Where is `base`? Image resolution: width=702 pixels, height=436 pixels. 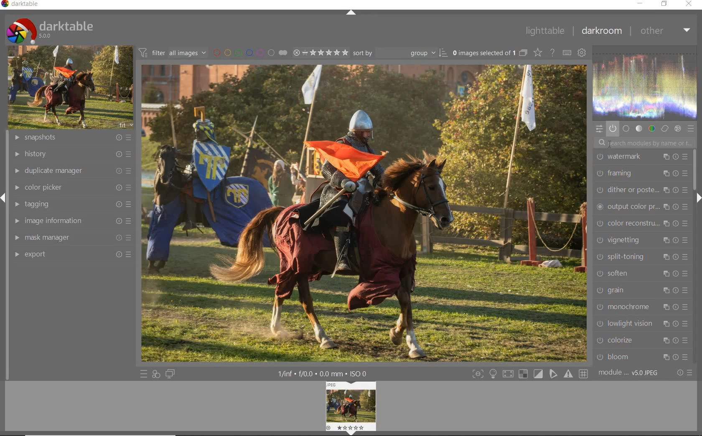
base is located at coordinates (626, 128).